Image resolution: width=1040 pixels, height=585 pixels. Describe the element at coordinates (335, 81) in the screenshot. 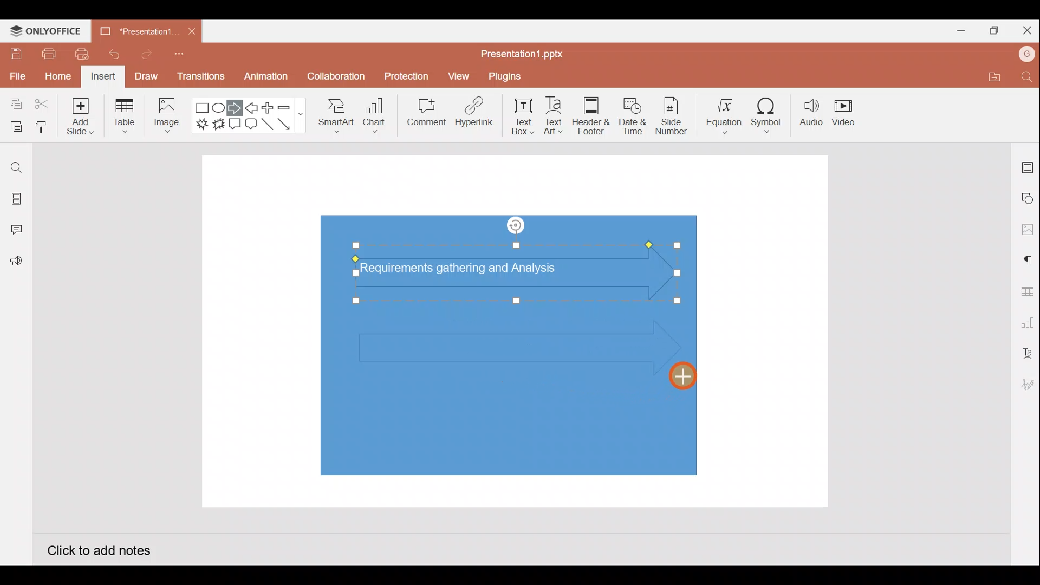

I see `Collaboration` at that location.